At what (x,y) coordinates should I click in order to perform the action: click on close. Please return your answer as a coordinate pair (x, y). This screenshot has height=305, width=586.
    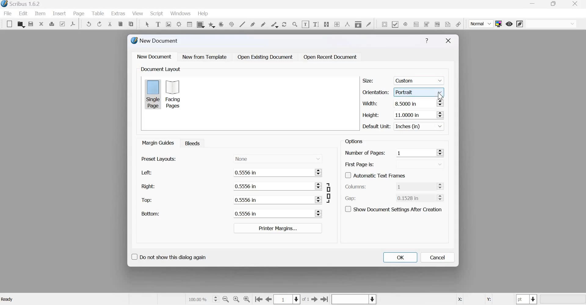
    Looking at the image, I should click on (577, 4).